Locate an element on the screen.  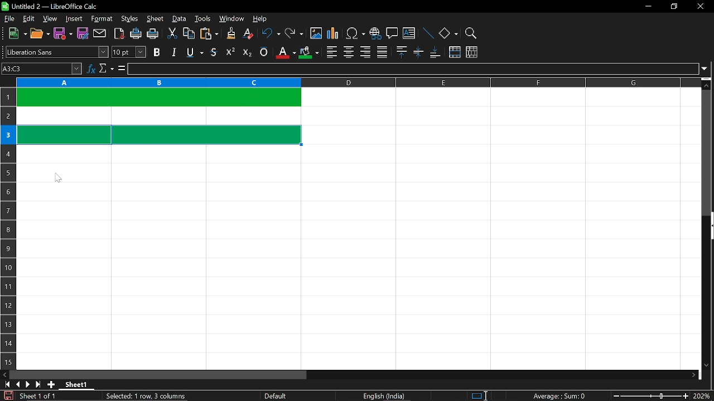
justified is located at coordinates (382, 51).